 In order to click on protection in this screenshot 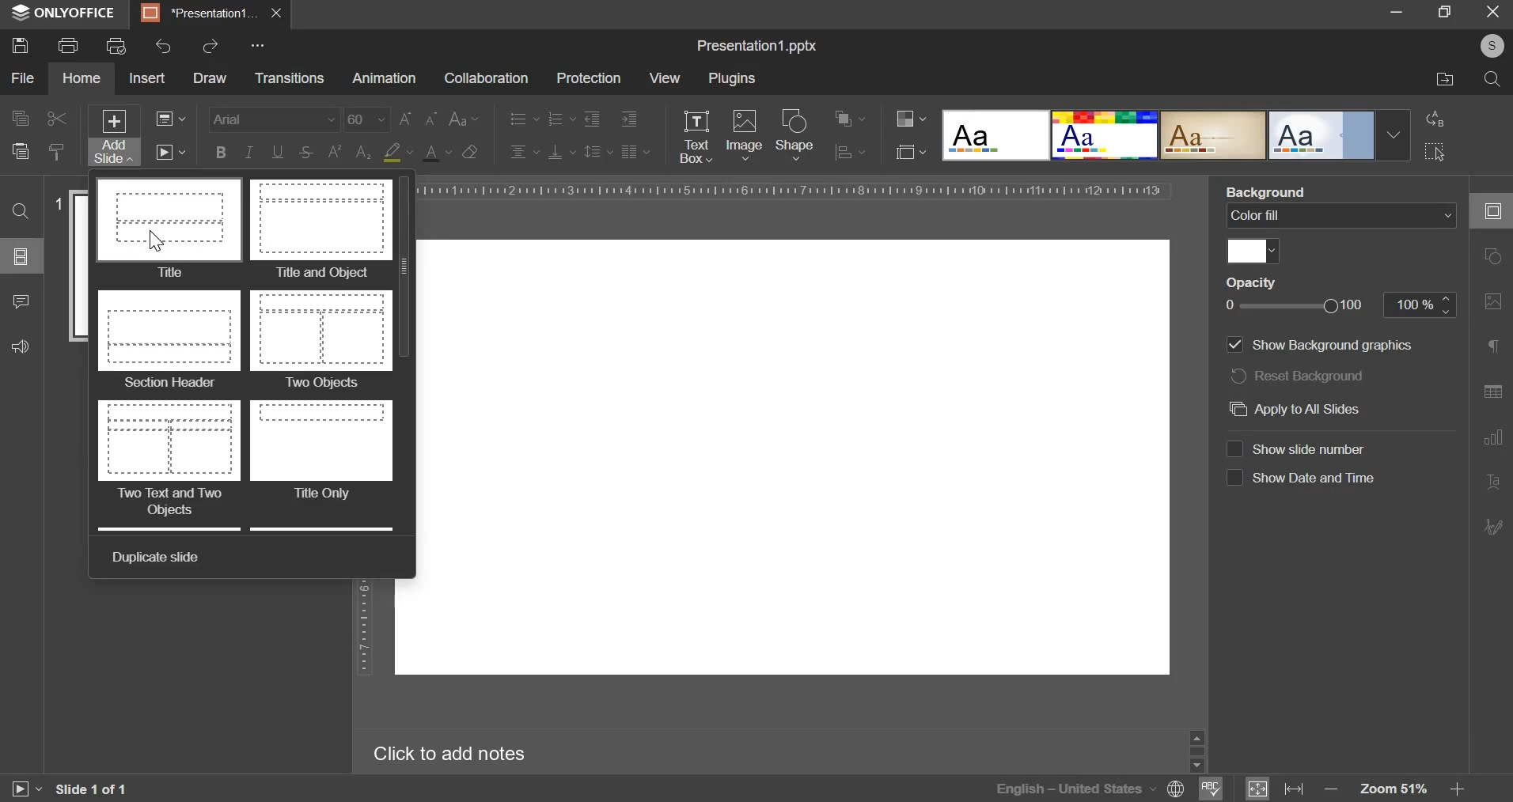, I will do `click(588, 78)`.